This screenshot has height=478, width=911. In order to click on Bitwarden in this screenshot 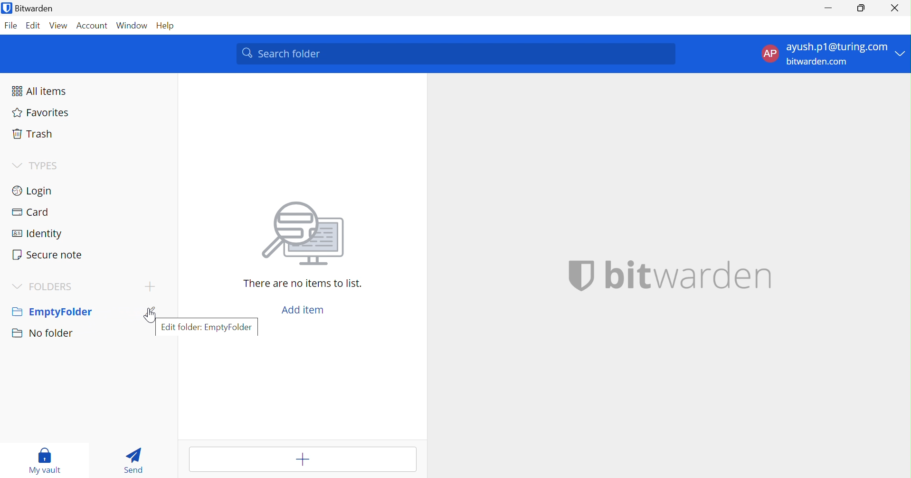, I will do `click(29, 8)`.